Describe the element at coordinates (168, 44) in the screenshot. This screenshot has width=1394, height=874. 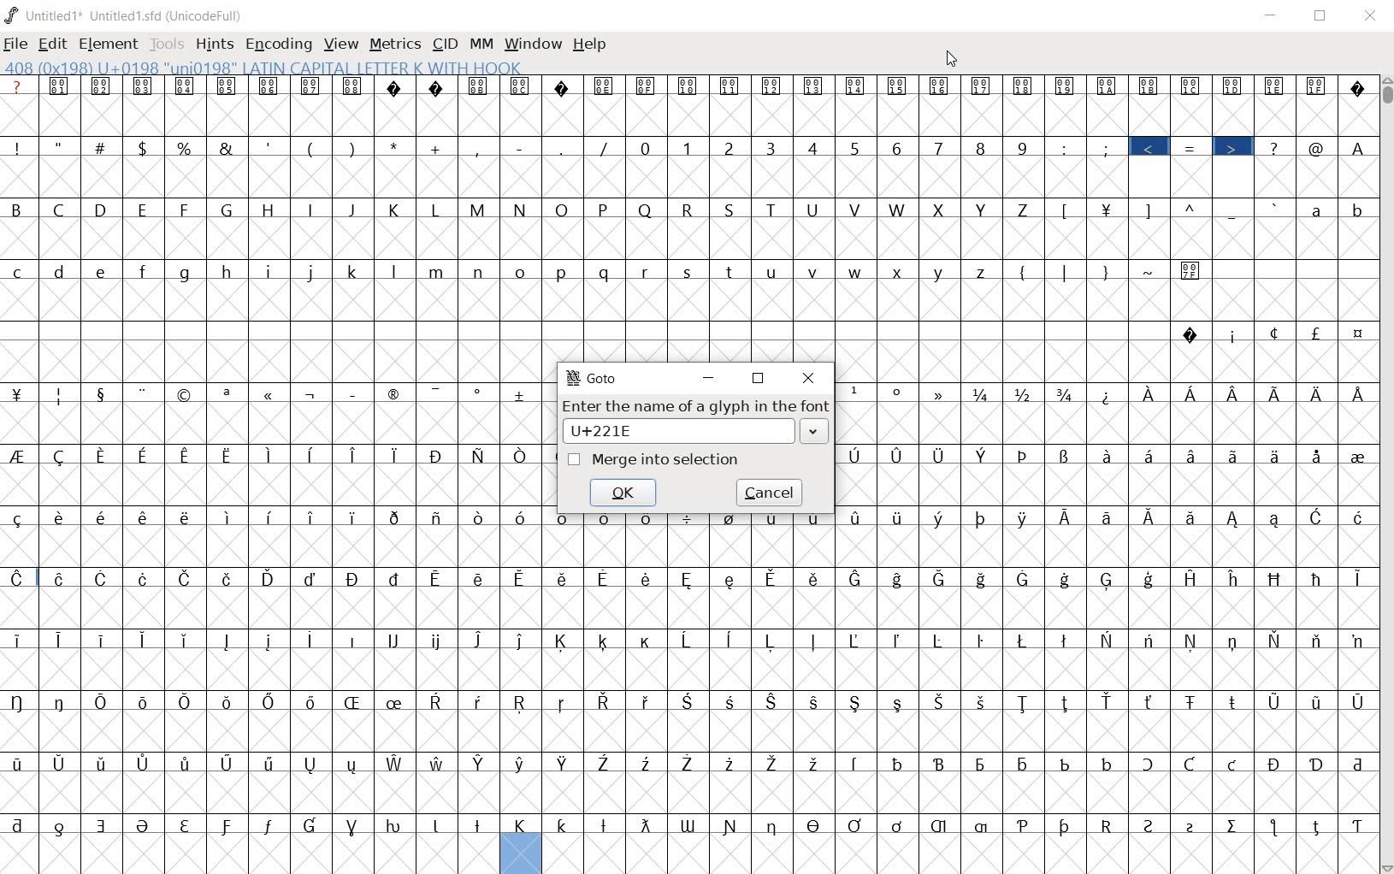
I see `tools` at that location.